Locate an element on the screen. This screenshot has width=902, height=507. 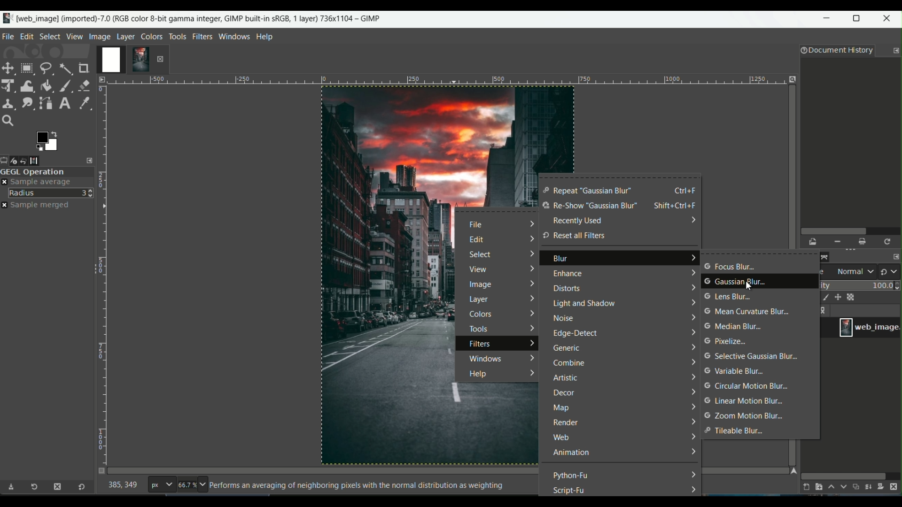
create duplicate layer is located at coordinates (856, 488).